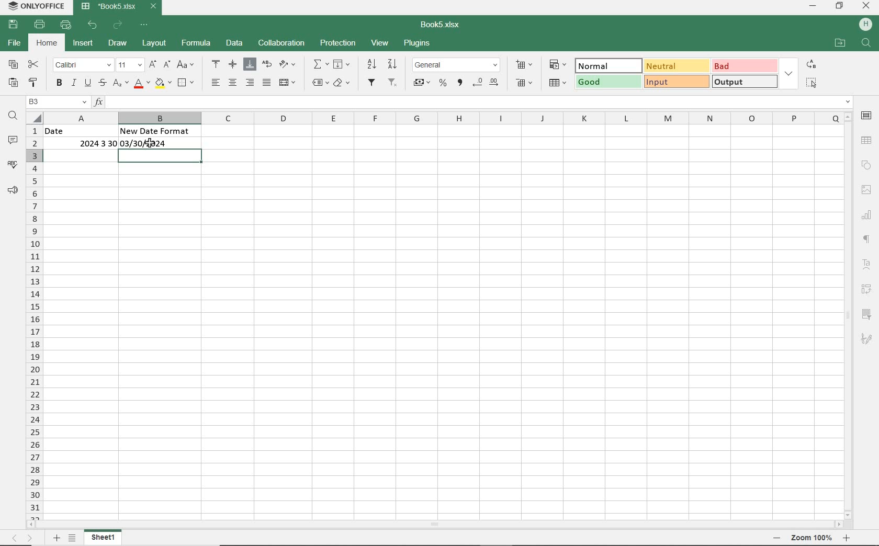  Describe the element at coordinates (868, 240) in the screenshot. I see `PARAGRAPH SETTINGS` at that location.